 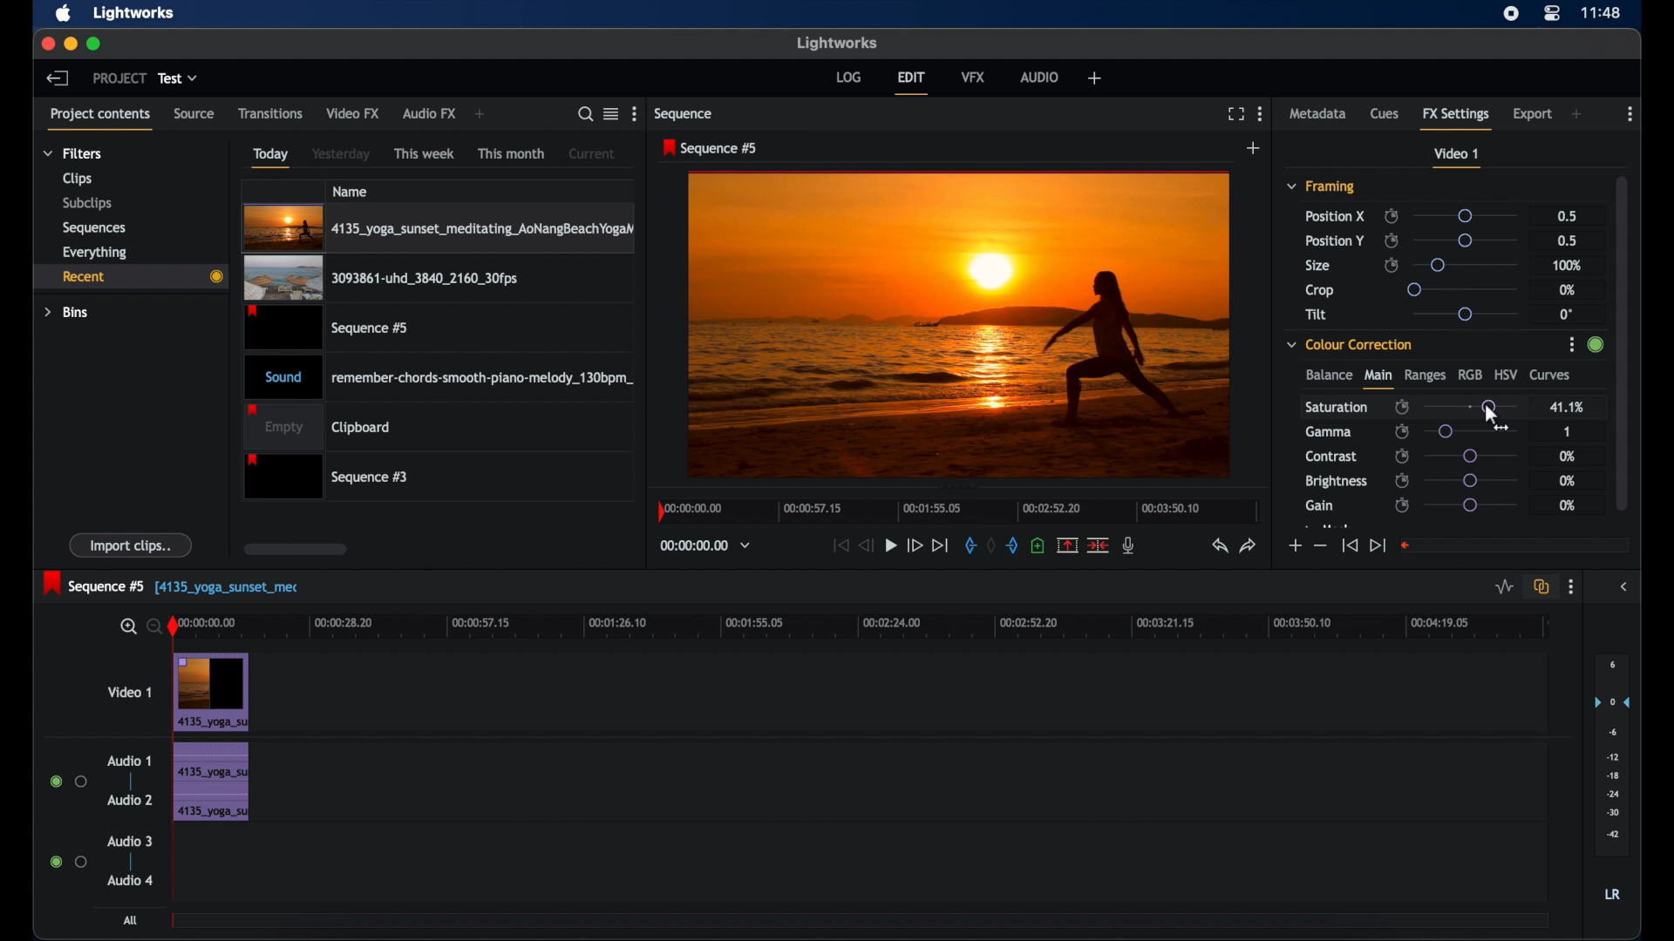 I want to click on slider, so click(x=1476, y=431).